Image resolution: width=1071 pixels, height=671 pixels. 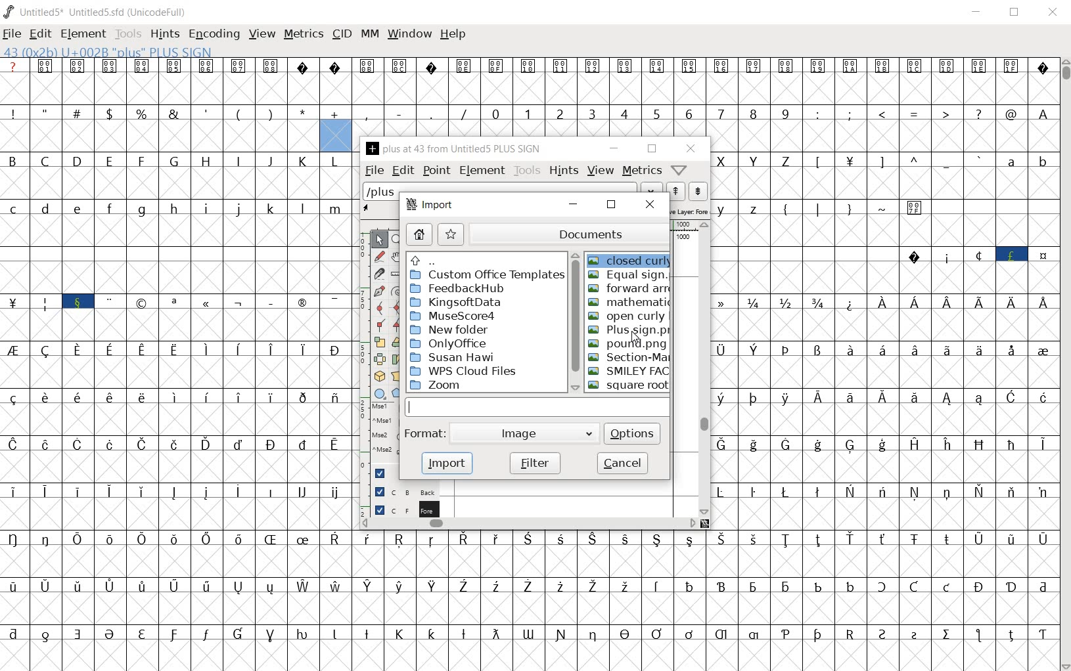 What do you see at coordinates (449, 343) in the screenshot?
I see `OnlyOffice` at bounding box center [449, 343].